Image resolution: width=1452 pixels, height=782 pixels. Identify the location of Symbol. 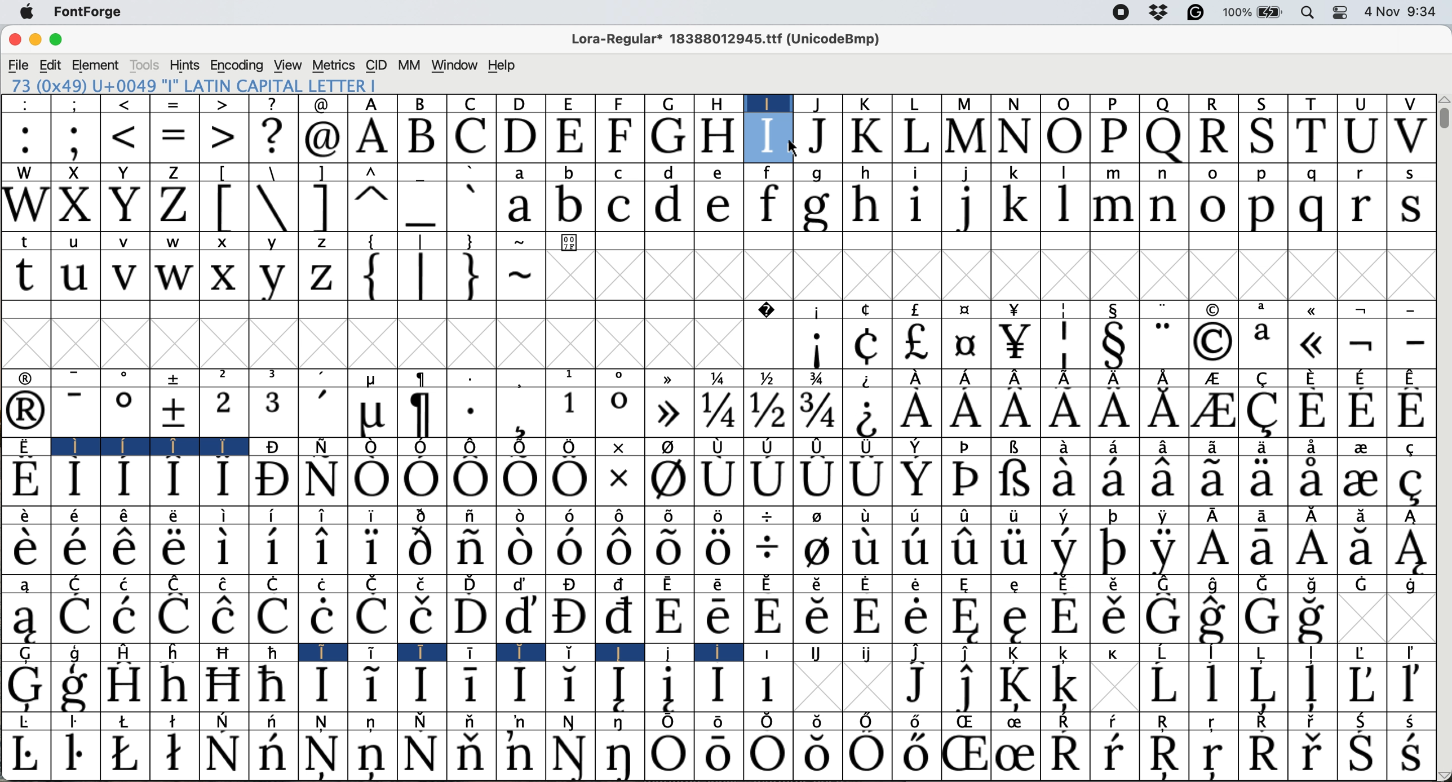
(1110, 616).